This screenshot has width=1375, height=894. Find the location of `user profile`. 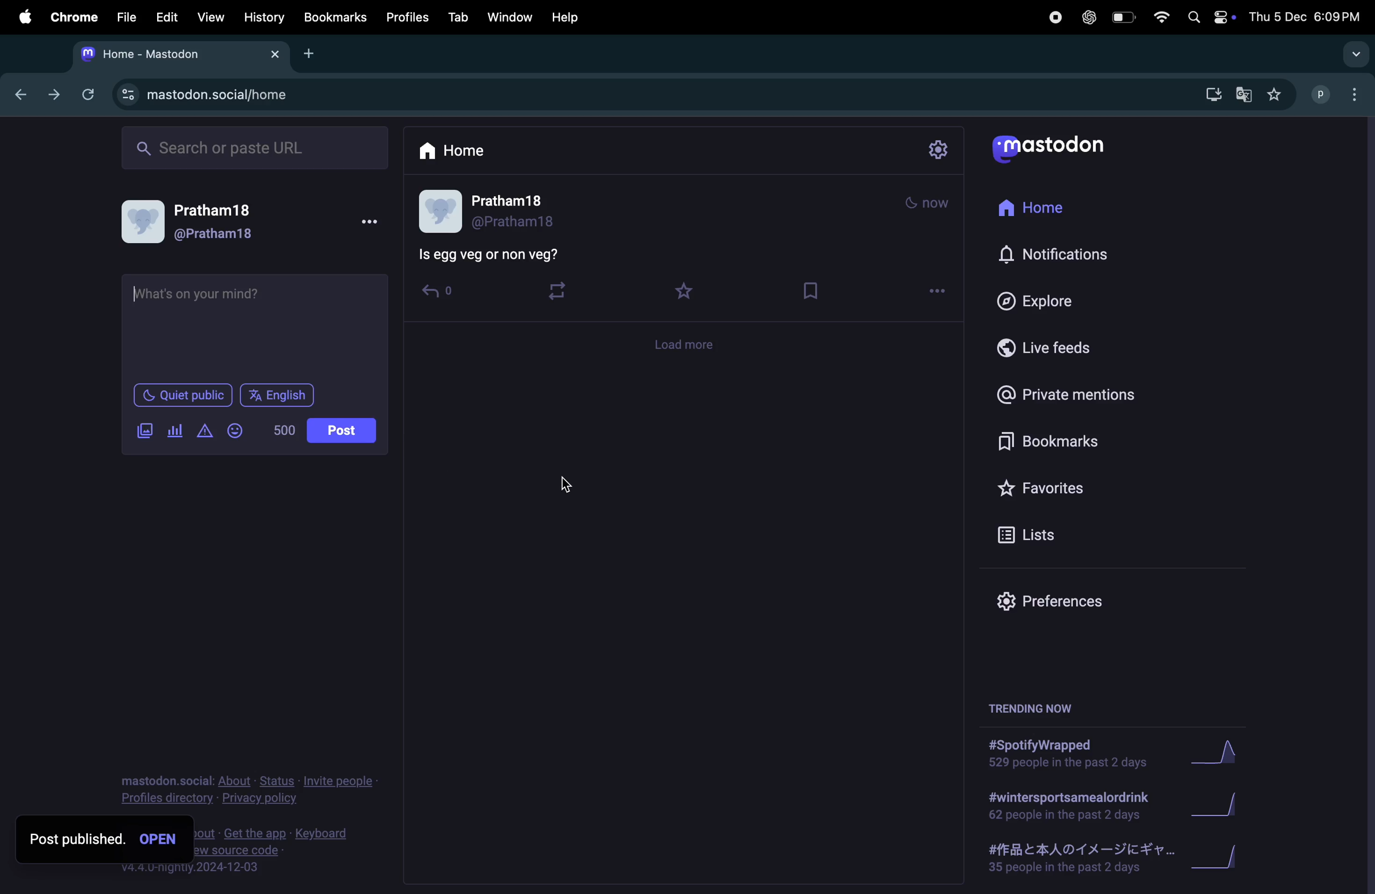

user profile is located at coordinates (1339, 93).